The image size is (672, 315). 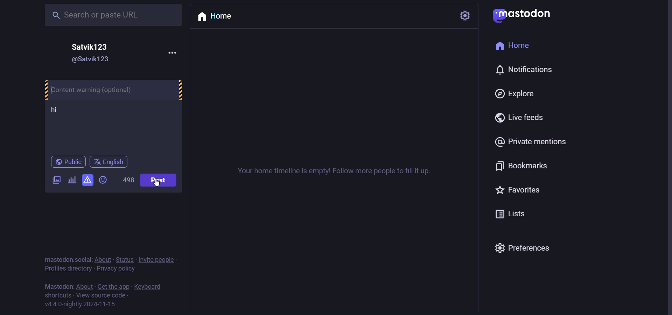 What do you see at coordinates (113, 287) in the screenshot?
I see `get the app` at bounding box center [113, 287].